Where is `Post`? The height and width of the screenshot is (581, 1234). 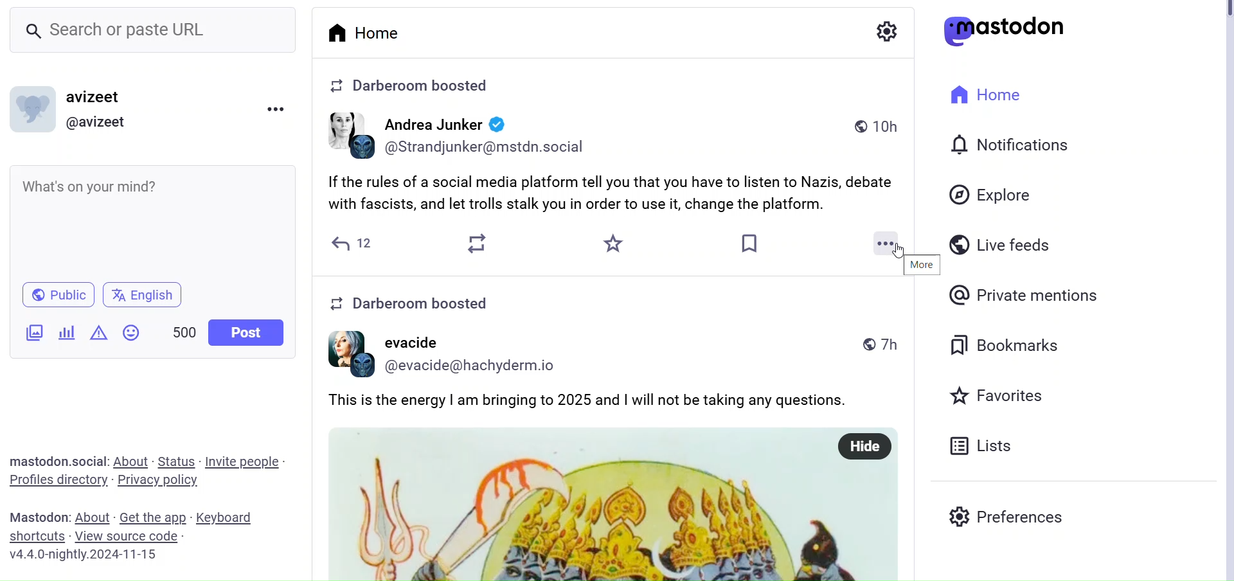
Post is located at coordinates (248, 332).